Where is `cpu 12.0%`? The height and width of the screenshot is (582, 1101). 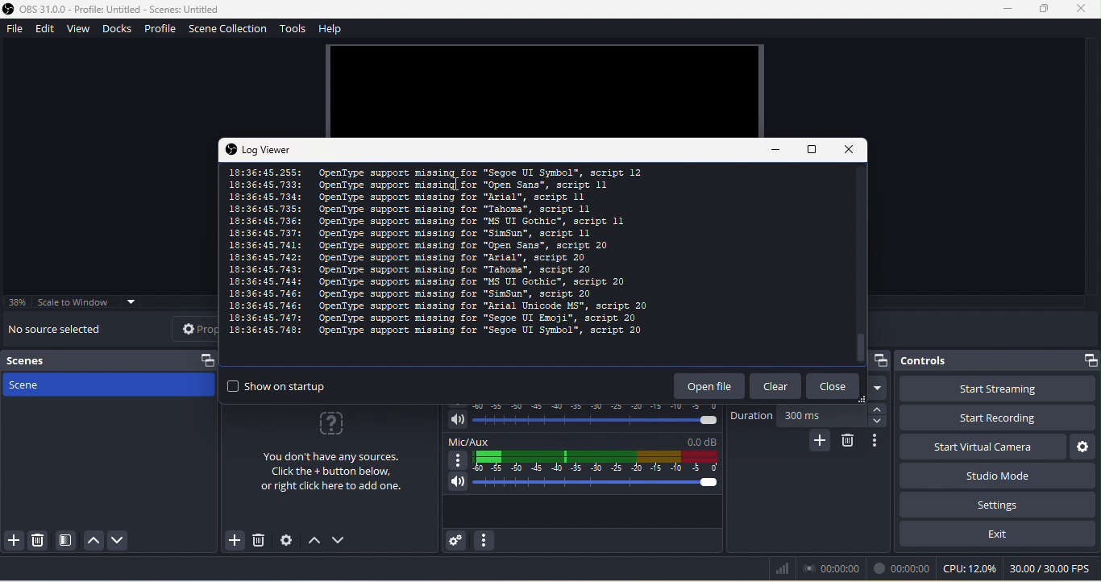 cpu 12.0% is located at coordinates (973, 569).